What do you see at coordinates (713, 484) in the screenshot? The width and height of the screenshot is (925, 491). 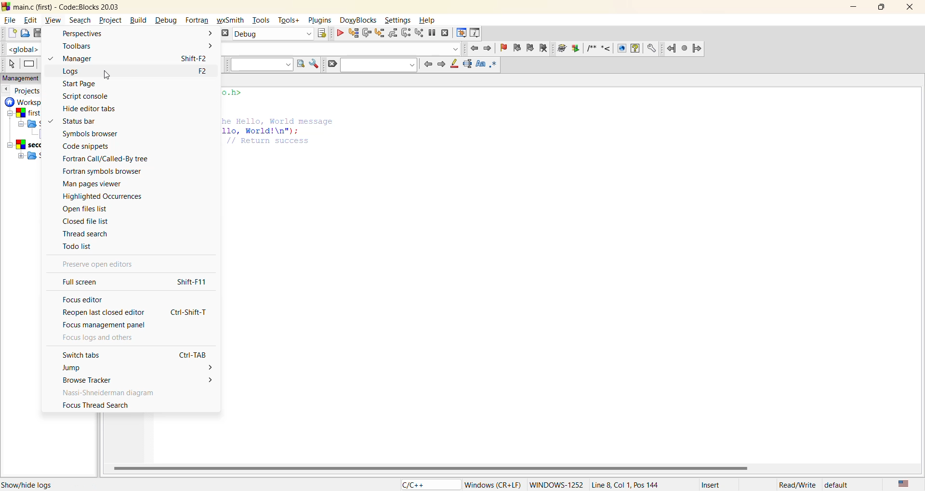 I see `Insert` at bounding box center [713, 484].